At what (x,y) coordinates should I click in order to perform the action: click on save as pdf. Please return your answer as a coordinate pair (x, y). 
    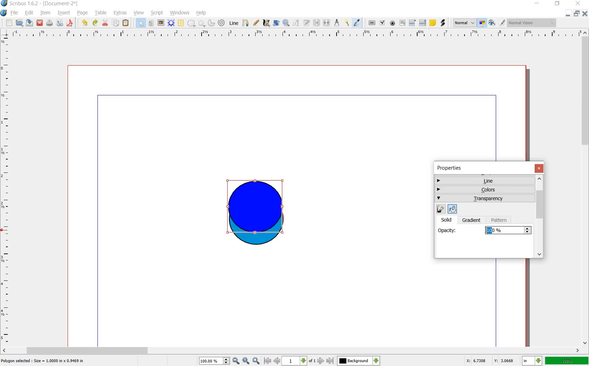
    Looking at the image, I should click on (69, 23).